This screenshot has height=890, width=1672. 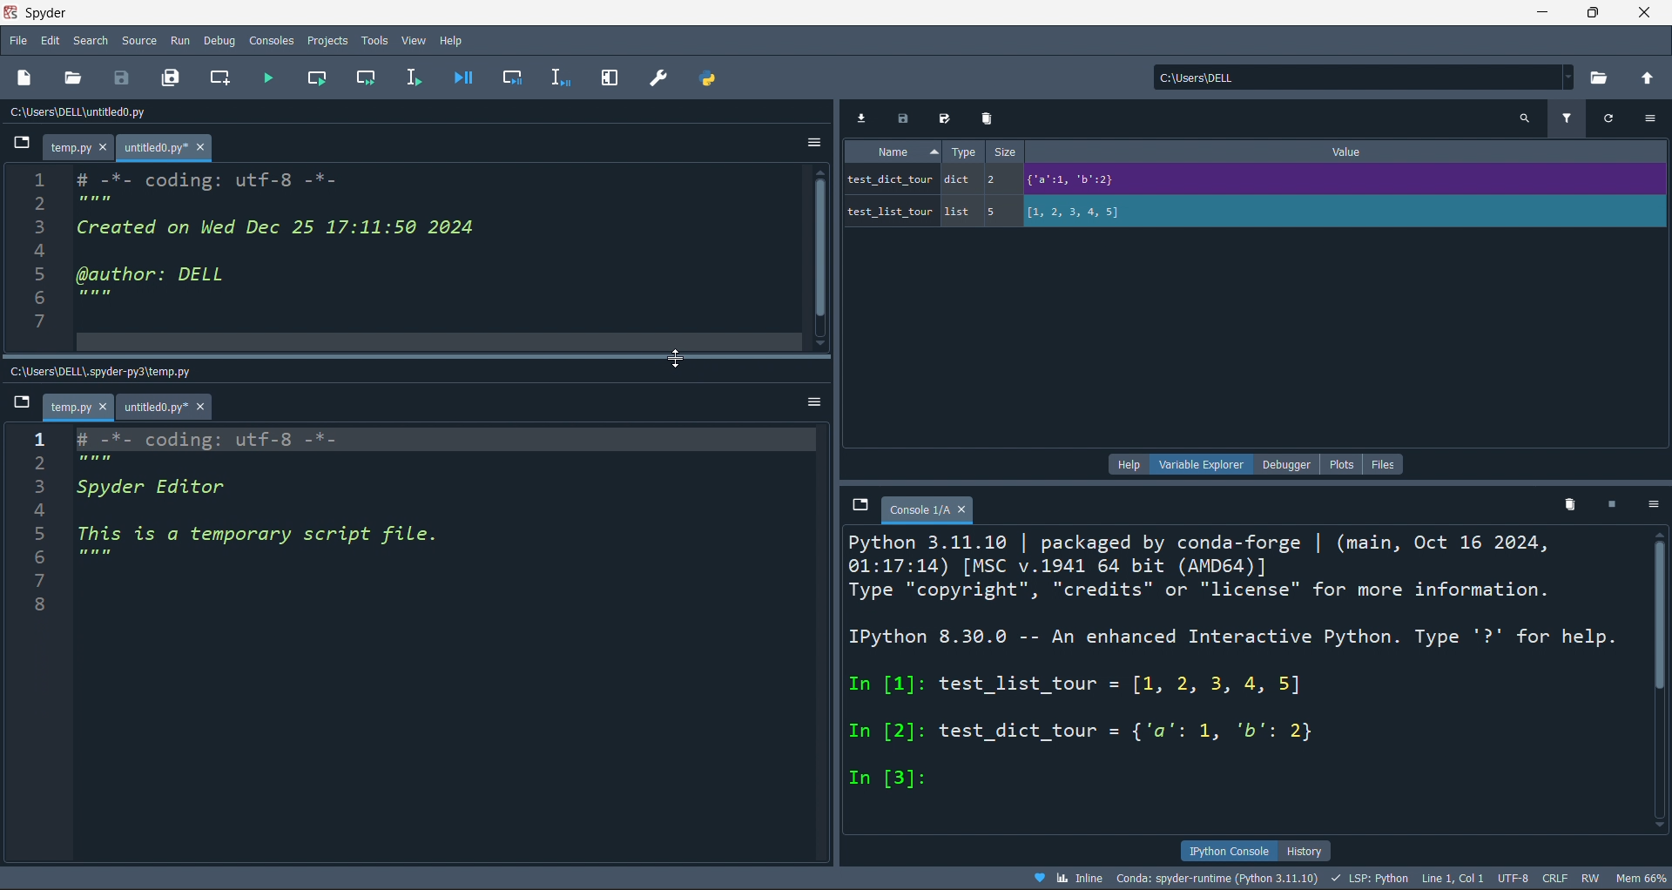 What do you see at coordinates (1023, 211) in the screenshot?
I see `test list tour list 5 |[1,2,3, 4, 5)` at bounding box center [1023, 211].